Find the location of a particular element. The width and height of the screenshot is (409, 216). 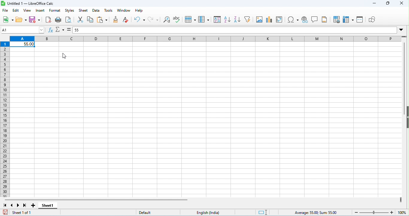

filter is located at coordinates (248, 19).